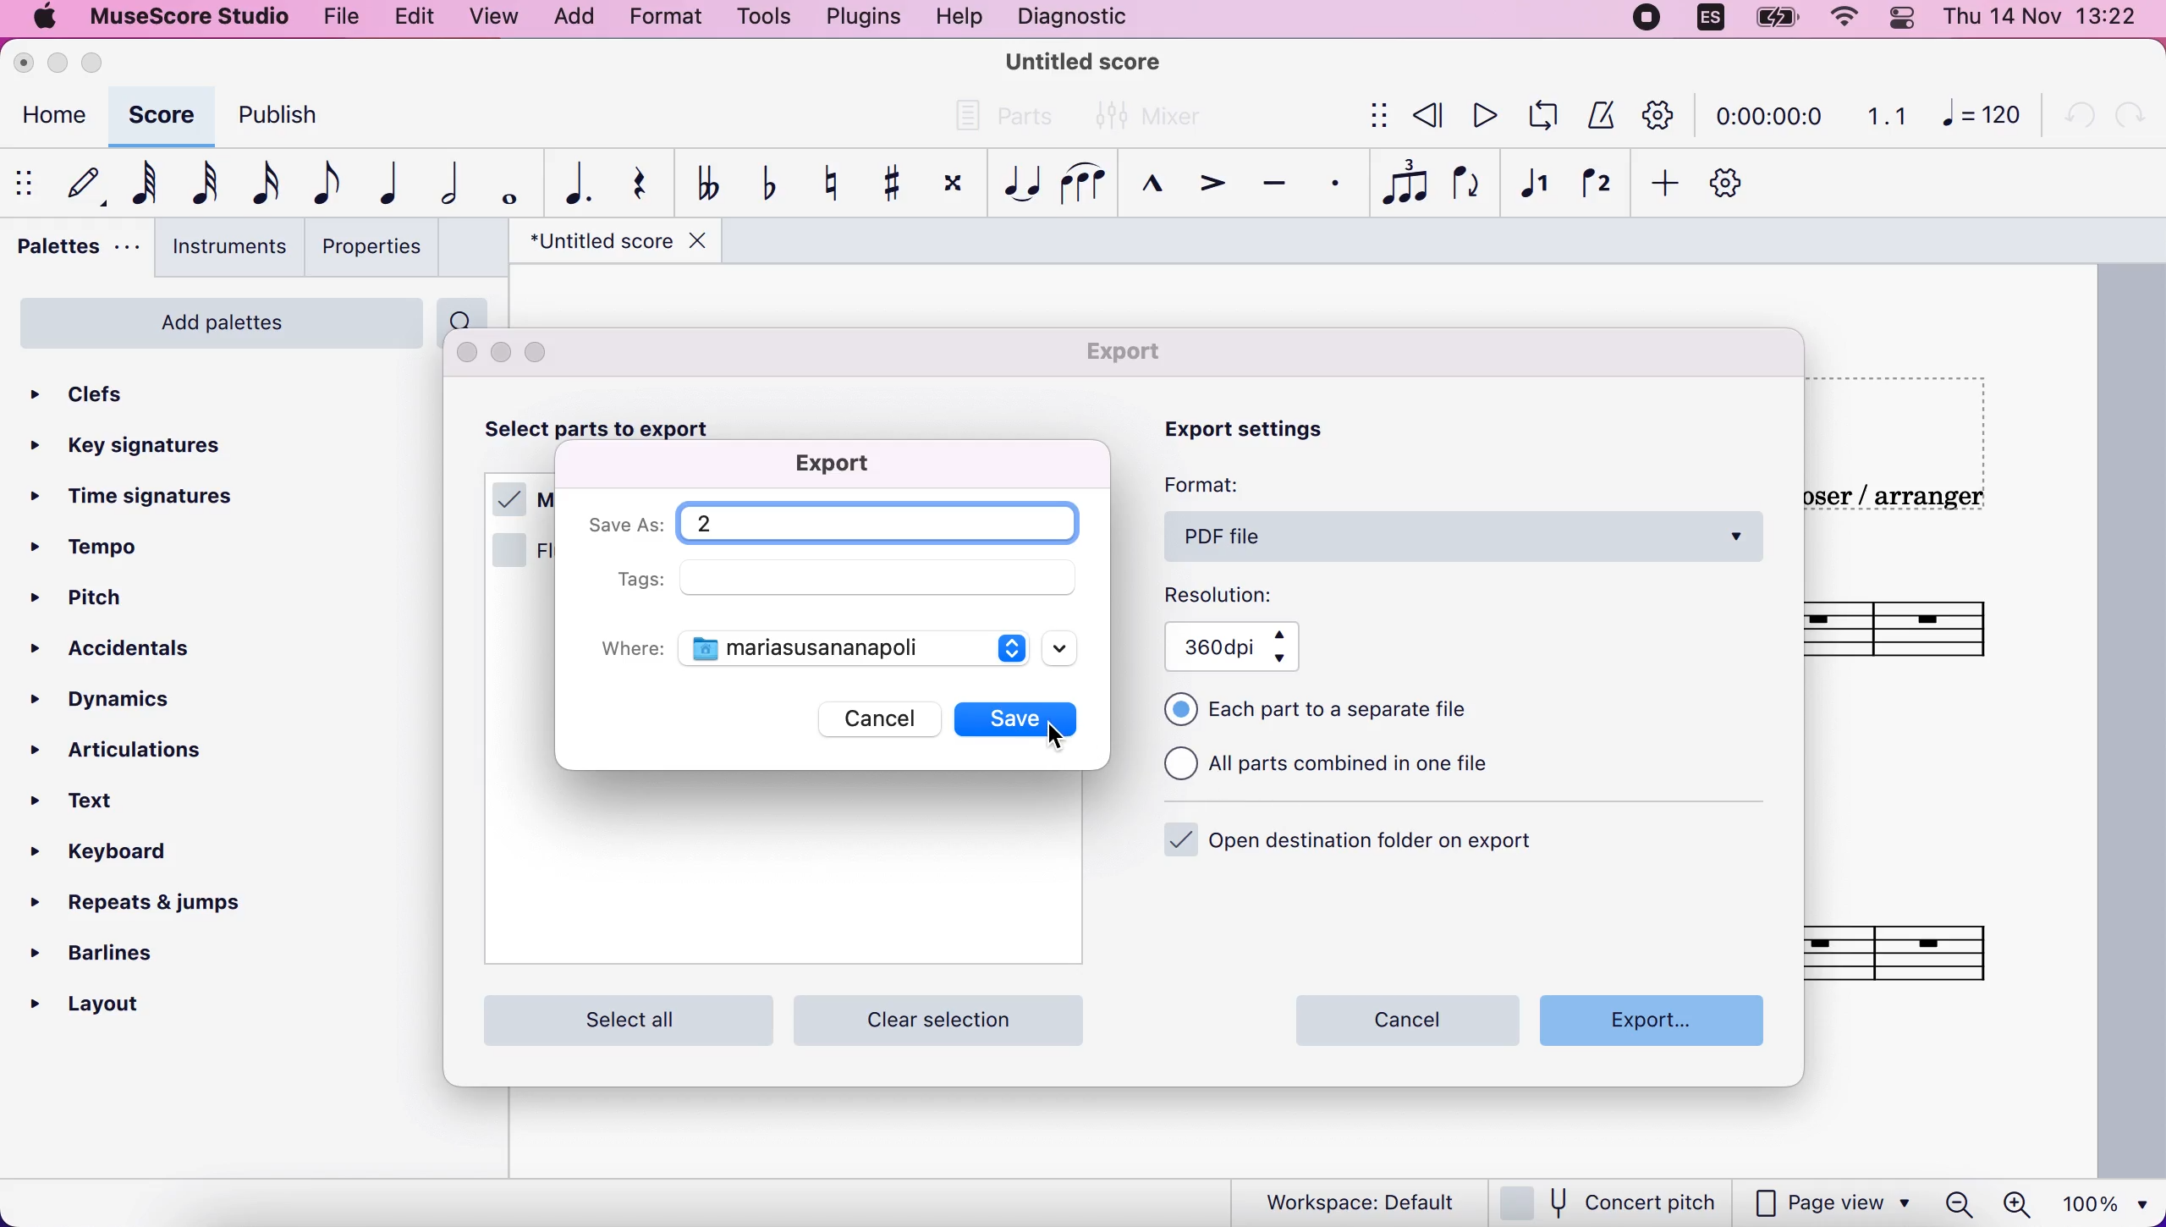 This screenshot has width=2166, height=1227. What do you see at coordinates (2080, 118) in the screenshot?
I see `undo` at bounding box center [2080, 118].